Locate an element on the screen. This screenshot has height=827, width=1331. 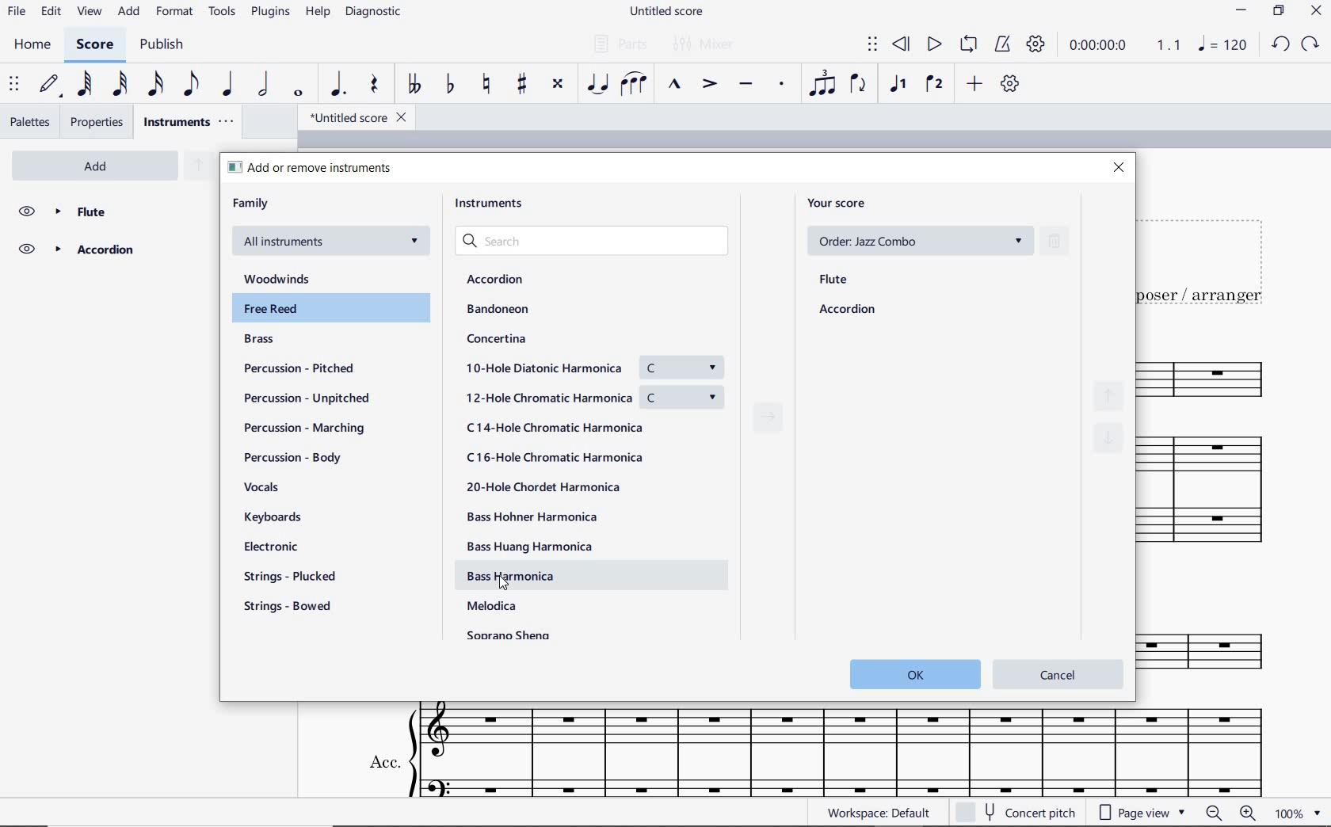
FILE NAME is located at coordinates (665, 13).